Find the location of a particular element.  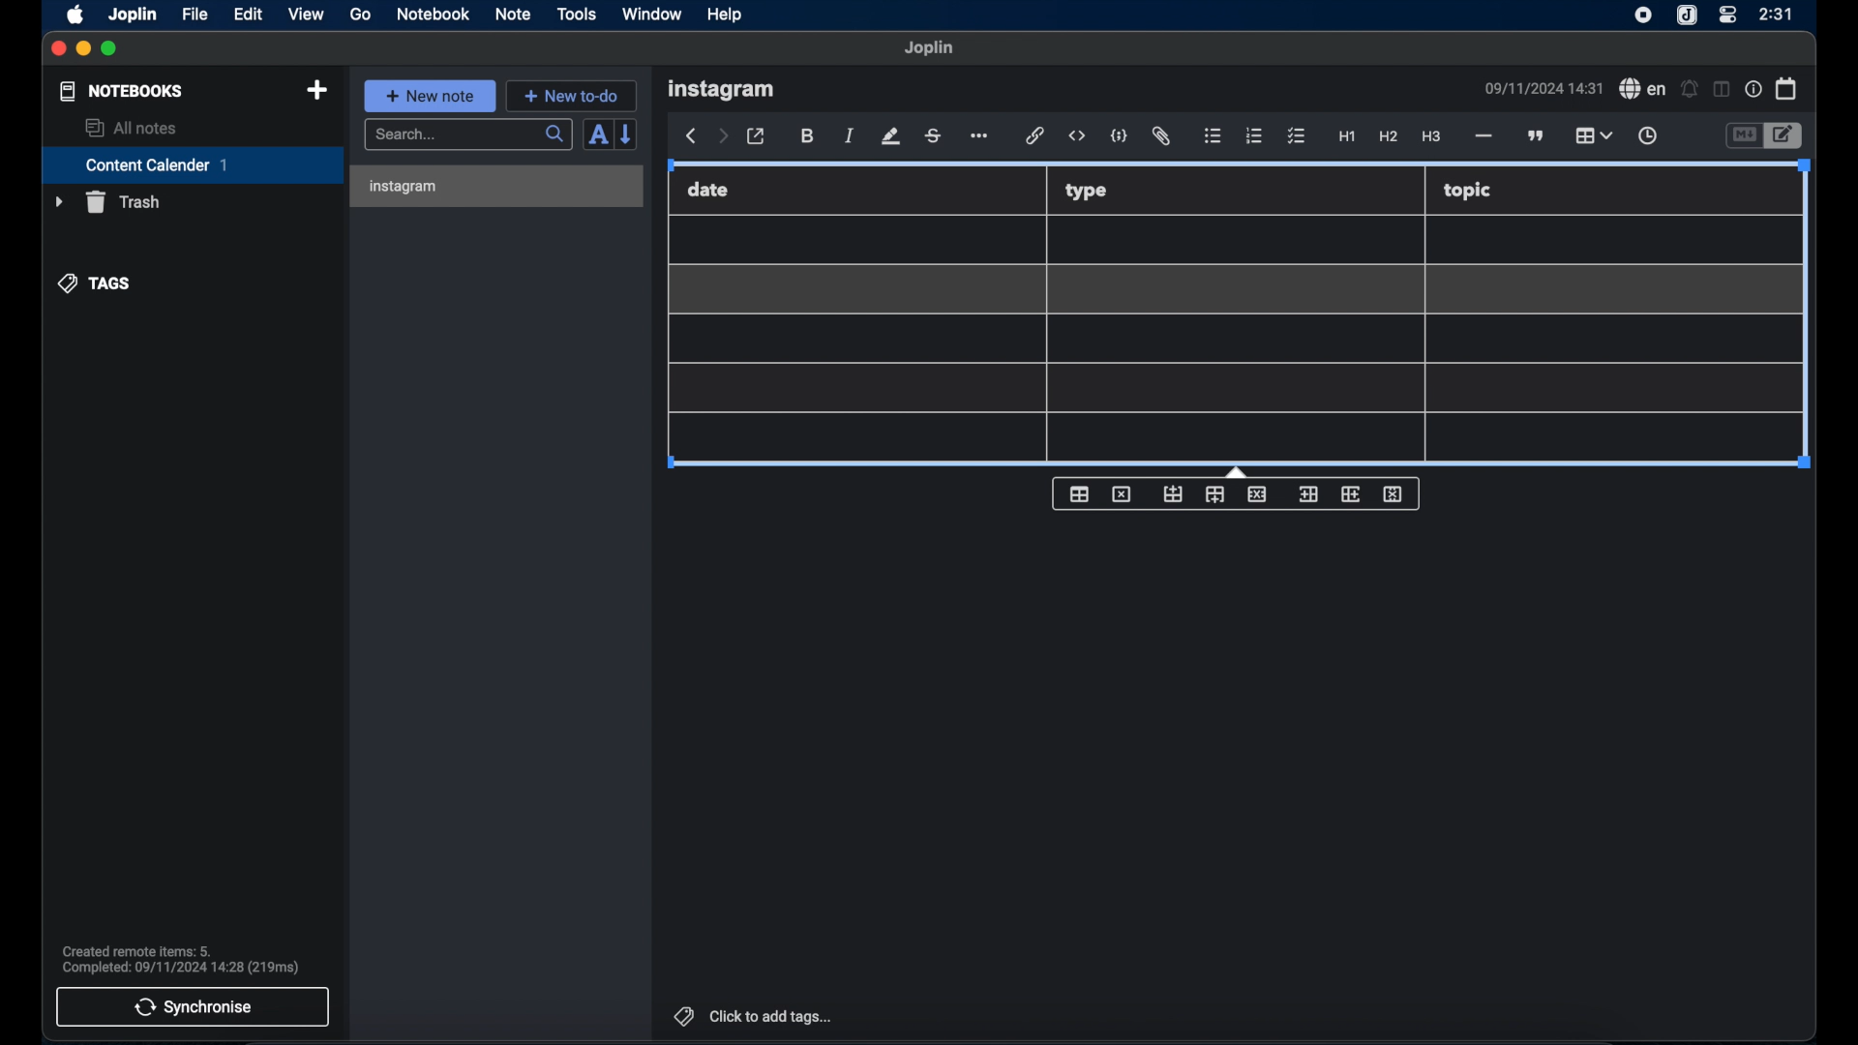

search bar is located at coordinates (469, 135).